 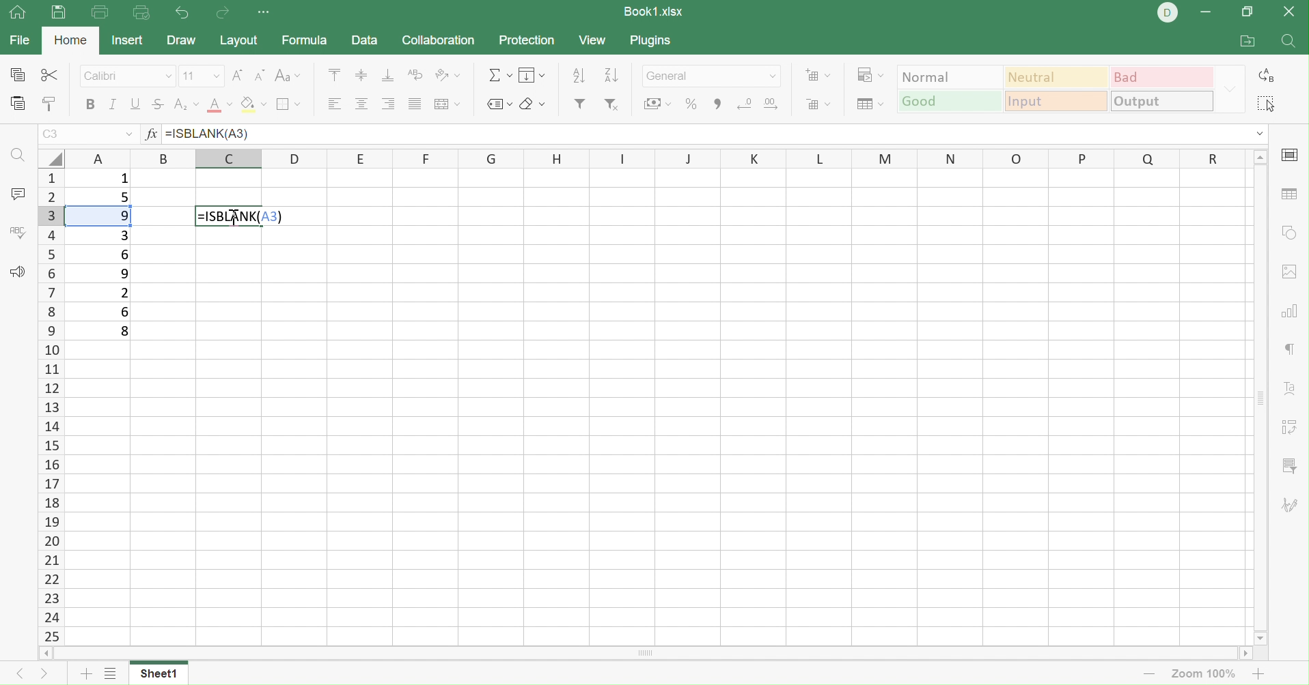 I want to click on Cursor, so click(x=236, y=218).